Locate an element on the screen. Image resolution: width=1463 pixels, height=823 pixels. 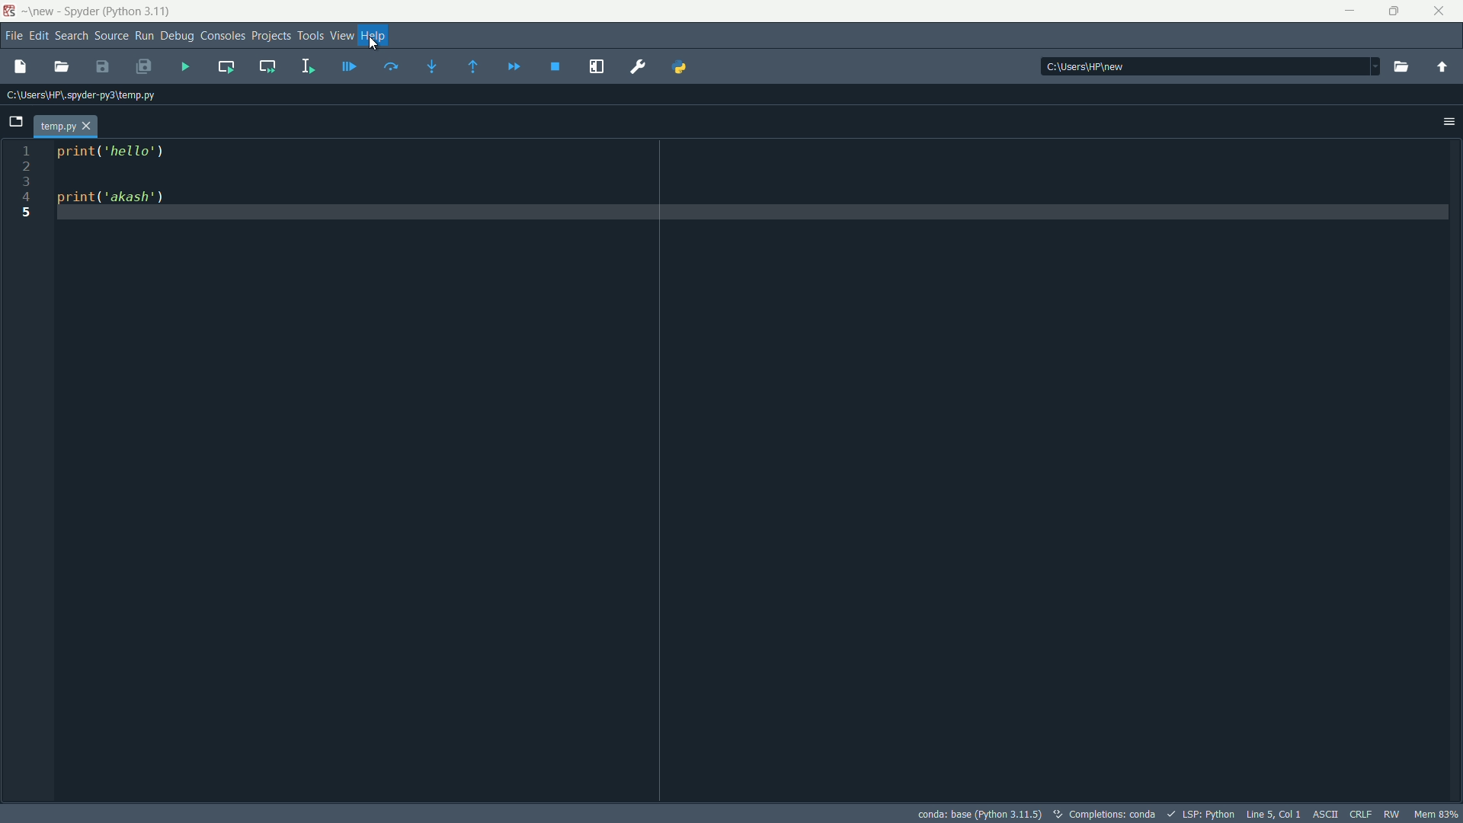
view menu is located at coordinates (341, 36).